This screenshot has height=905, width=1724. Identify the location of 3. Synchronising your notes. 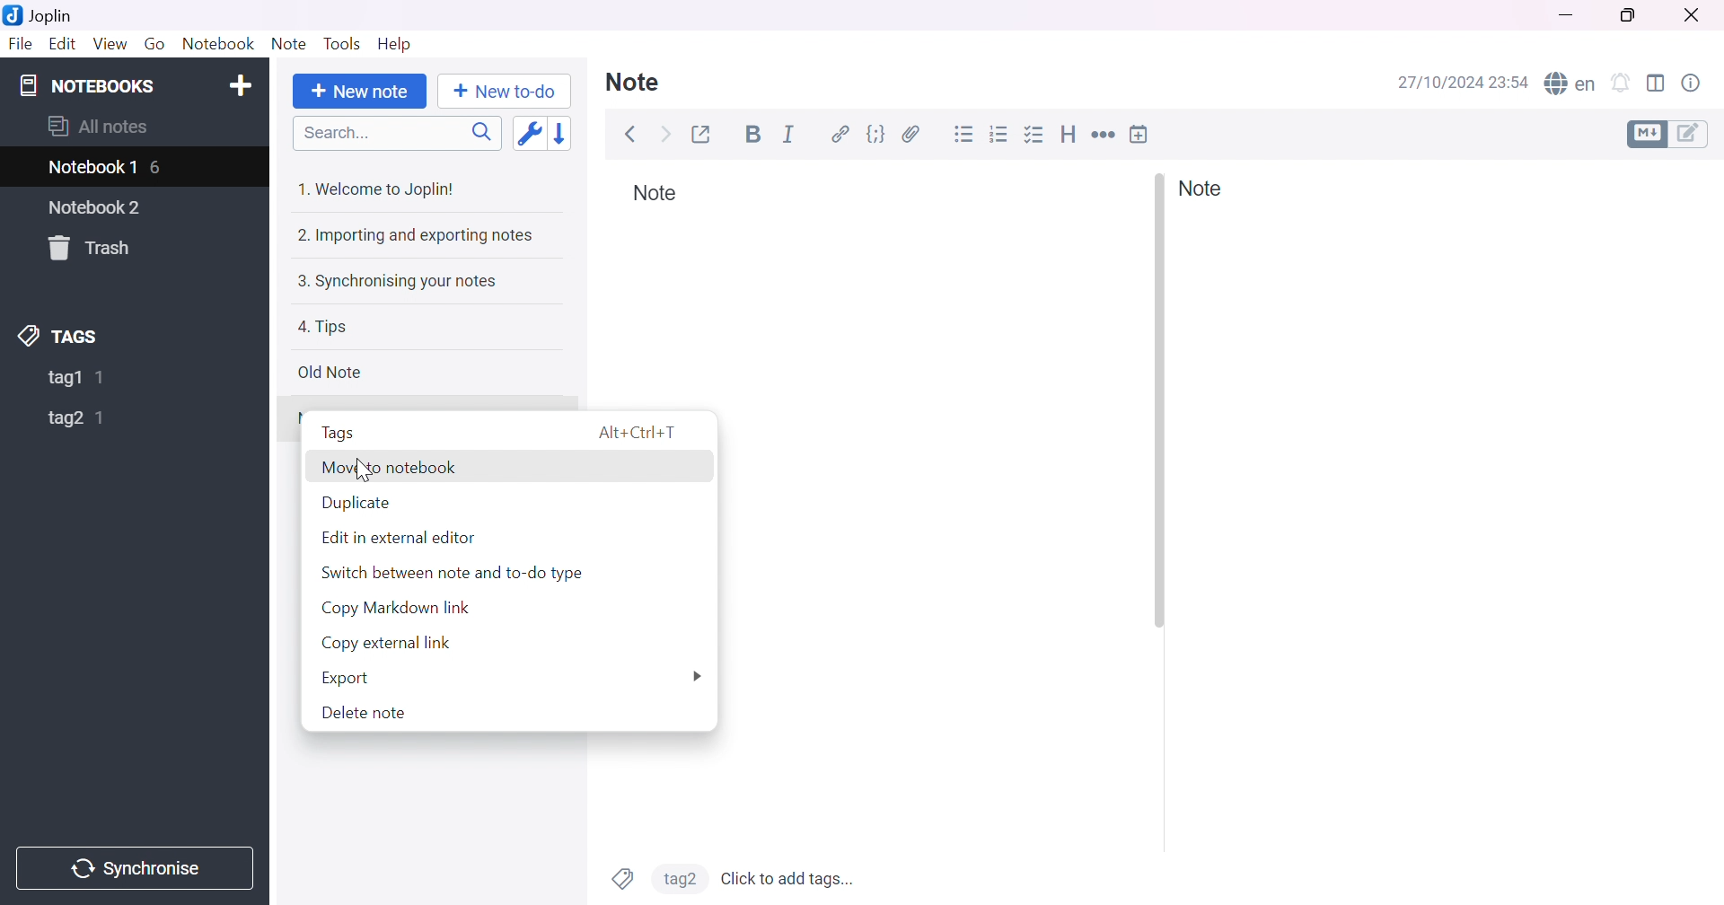
(394, 283).